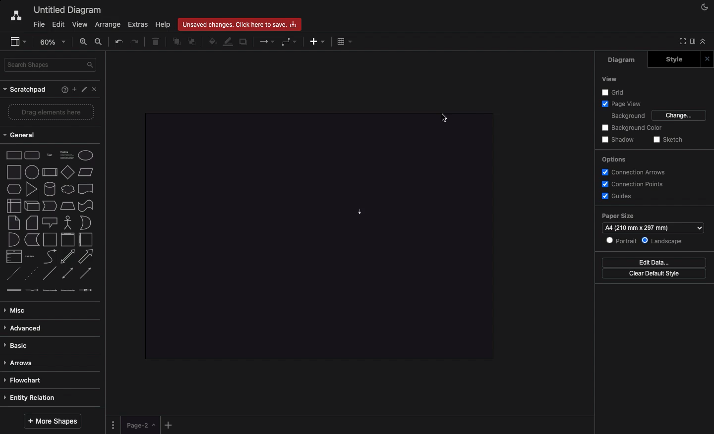 The image size is (714, 434). I want to click on Shapes, so click(51, 222).